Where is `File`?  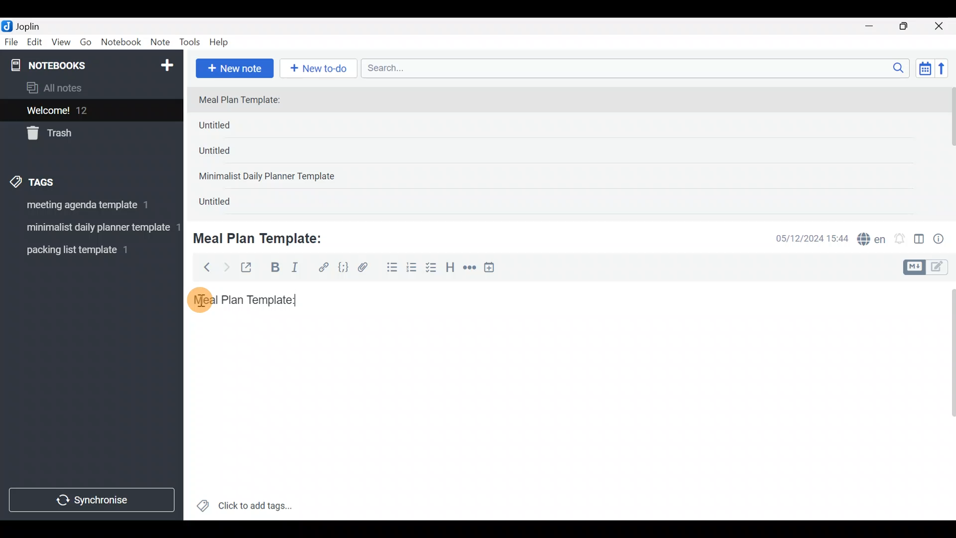 File is located at coordinates (12, 42).